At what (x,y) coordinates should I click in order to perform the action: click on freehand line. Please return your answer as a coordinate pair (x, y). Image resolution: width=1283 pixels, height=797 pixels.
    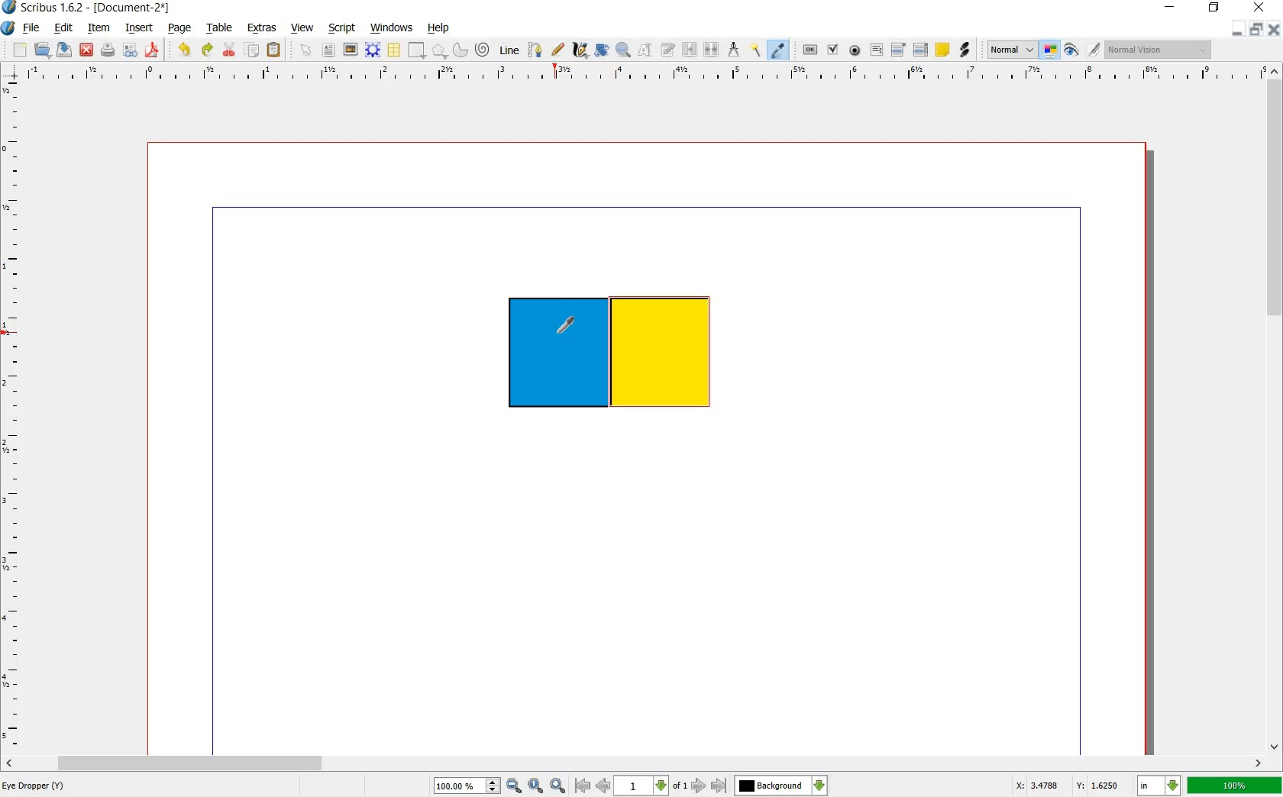
    Looking at the image, I should click on (558, 48).